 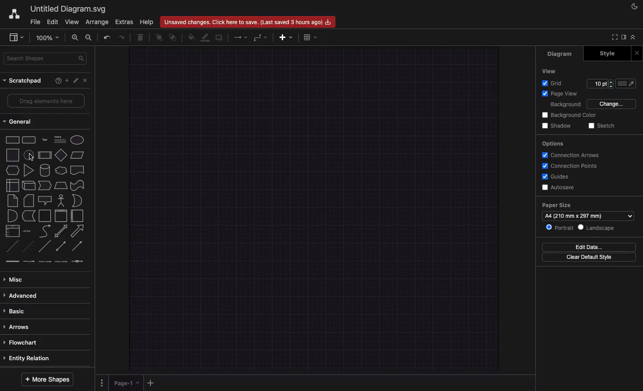 I want to click on Background color, so click(x=568, y=115).